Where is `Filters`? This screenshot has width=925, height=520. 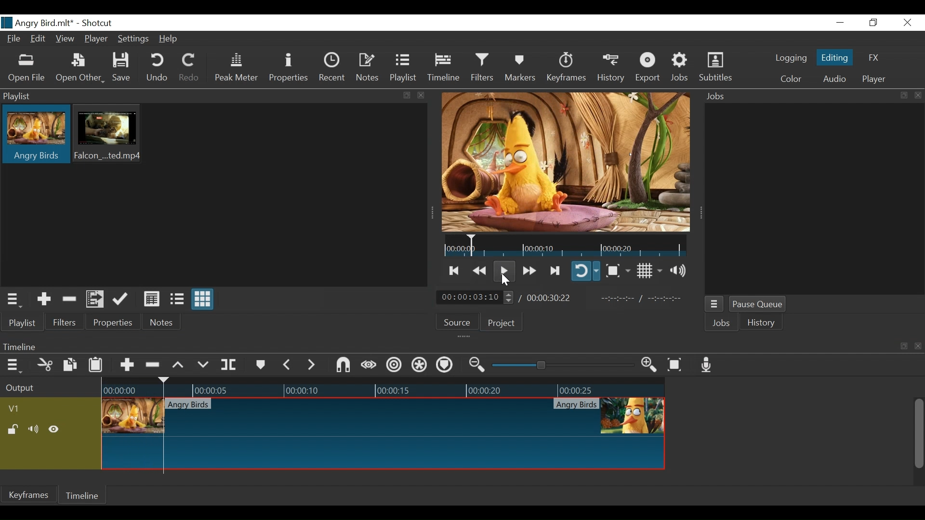
Filters is located at coordinates (66, 323).